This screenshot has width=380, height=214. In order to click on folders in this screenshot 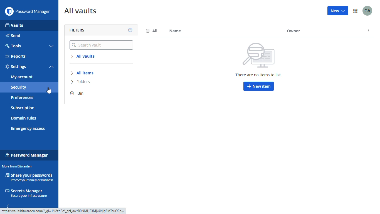, I will do `click(81, 82)`.